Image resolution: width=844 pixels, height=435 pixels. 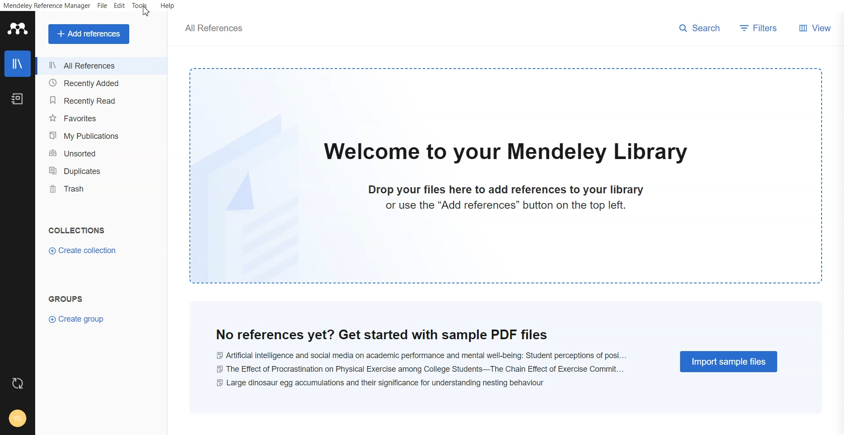 I want to click on View, so click(x=813, y=29).